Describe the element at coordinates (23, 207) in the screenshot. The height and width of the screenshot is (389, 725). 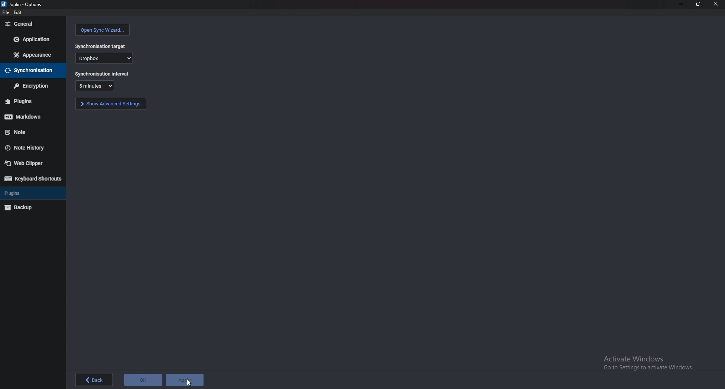
I see `backup` at that location.